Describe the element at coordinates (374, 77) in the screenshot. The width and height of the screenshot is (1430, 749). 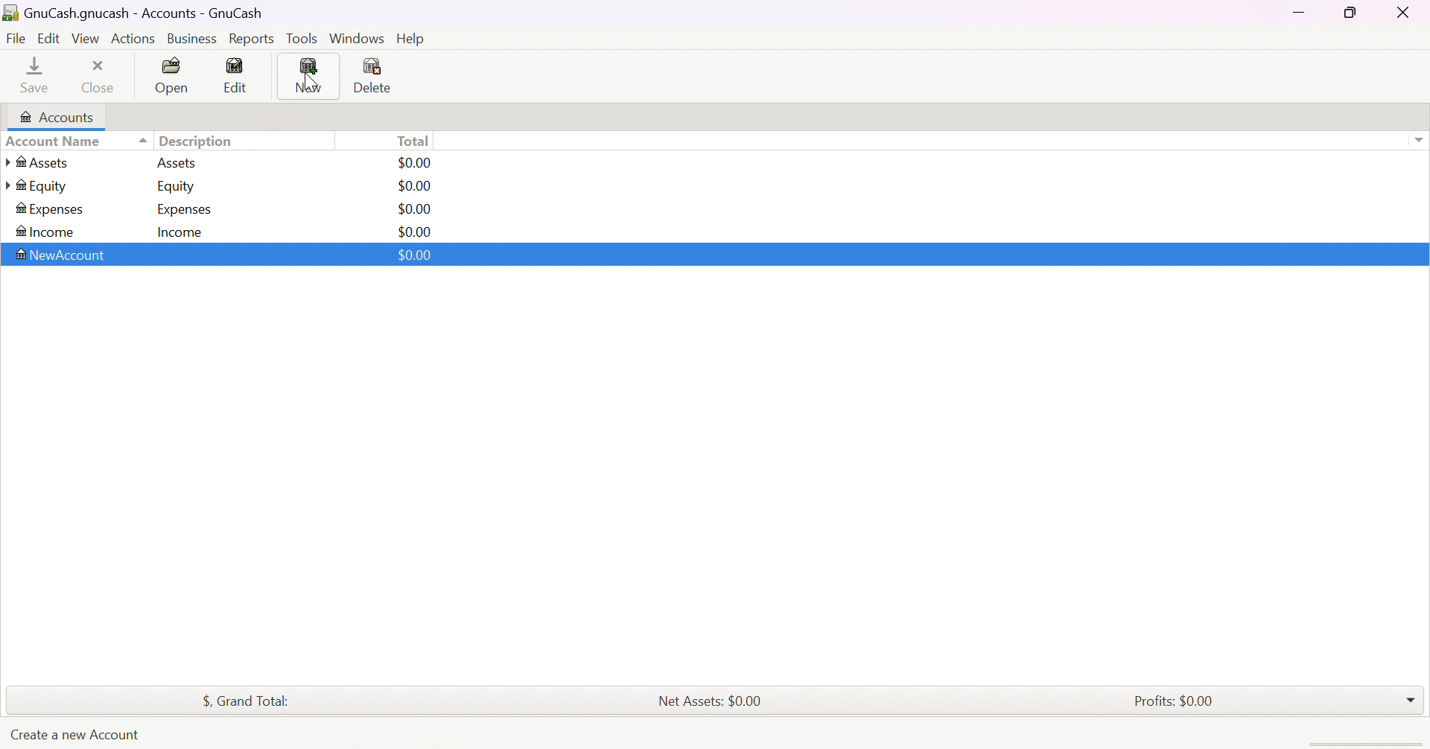
I see `Delete` at that location.